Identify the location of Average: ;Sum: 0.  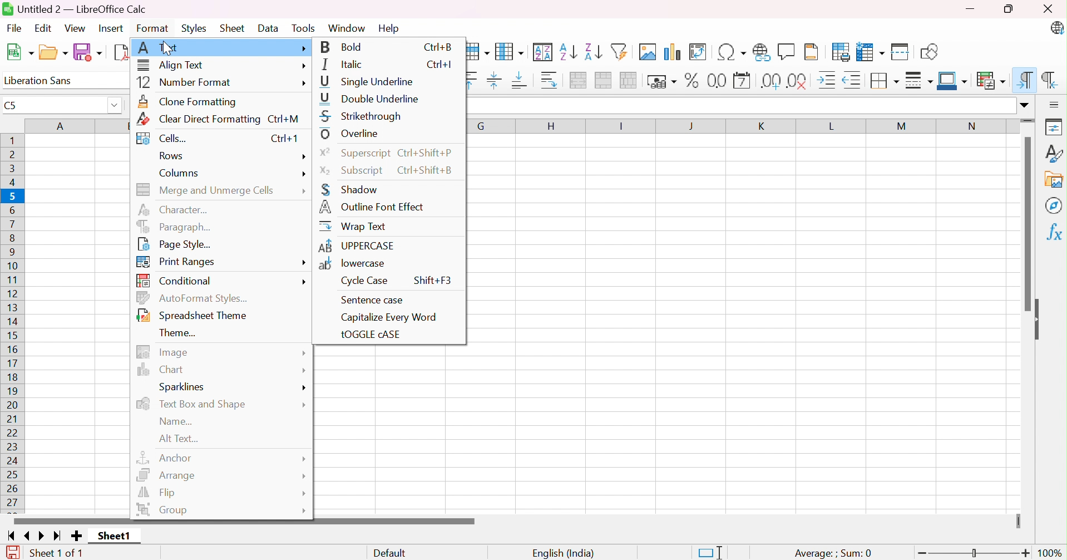
(834, 553).